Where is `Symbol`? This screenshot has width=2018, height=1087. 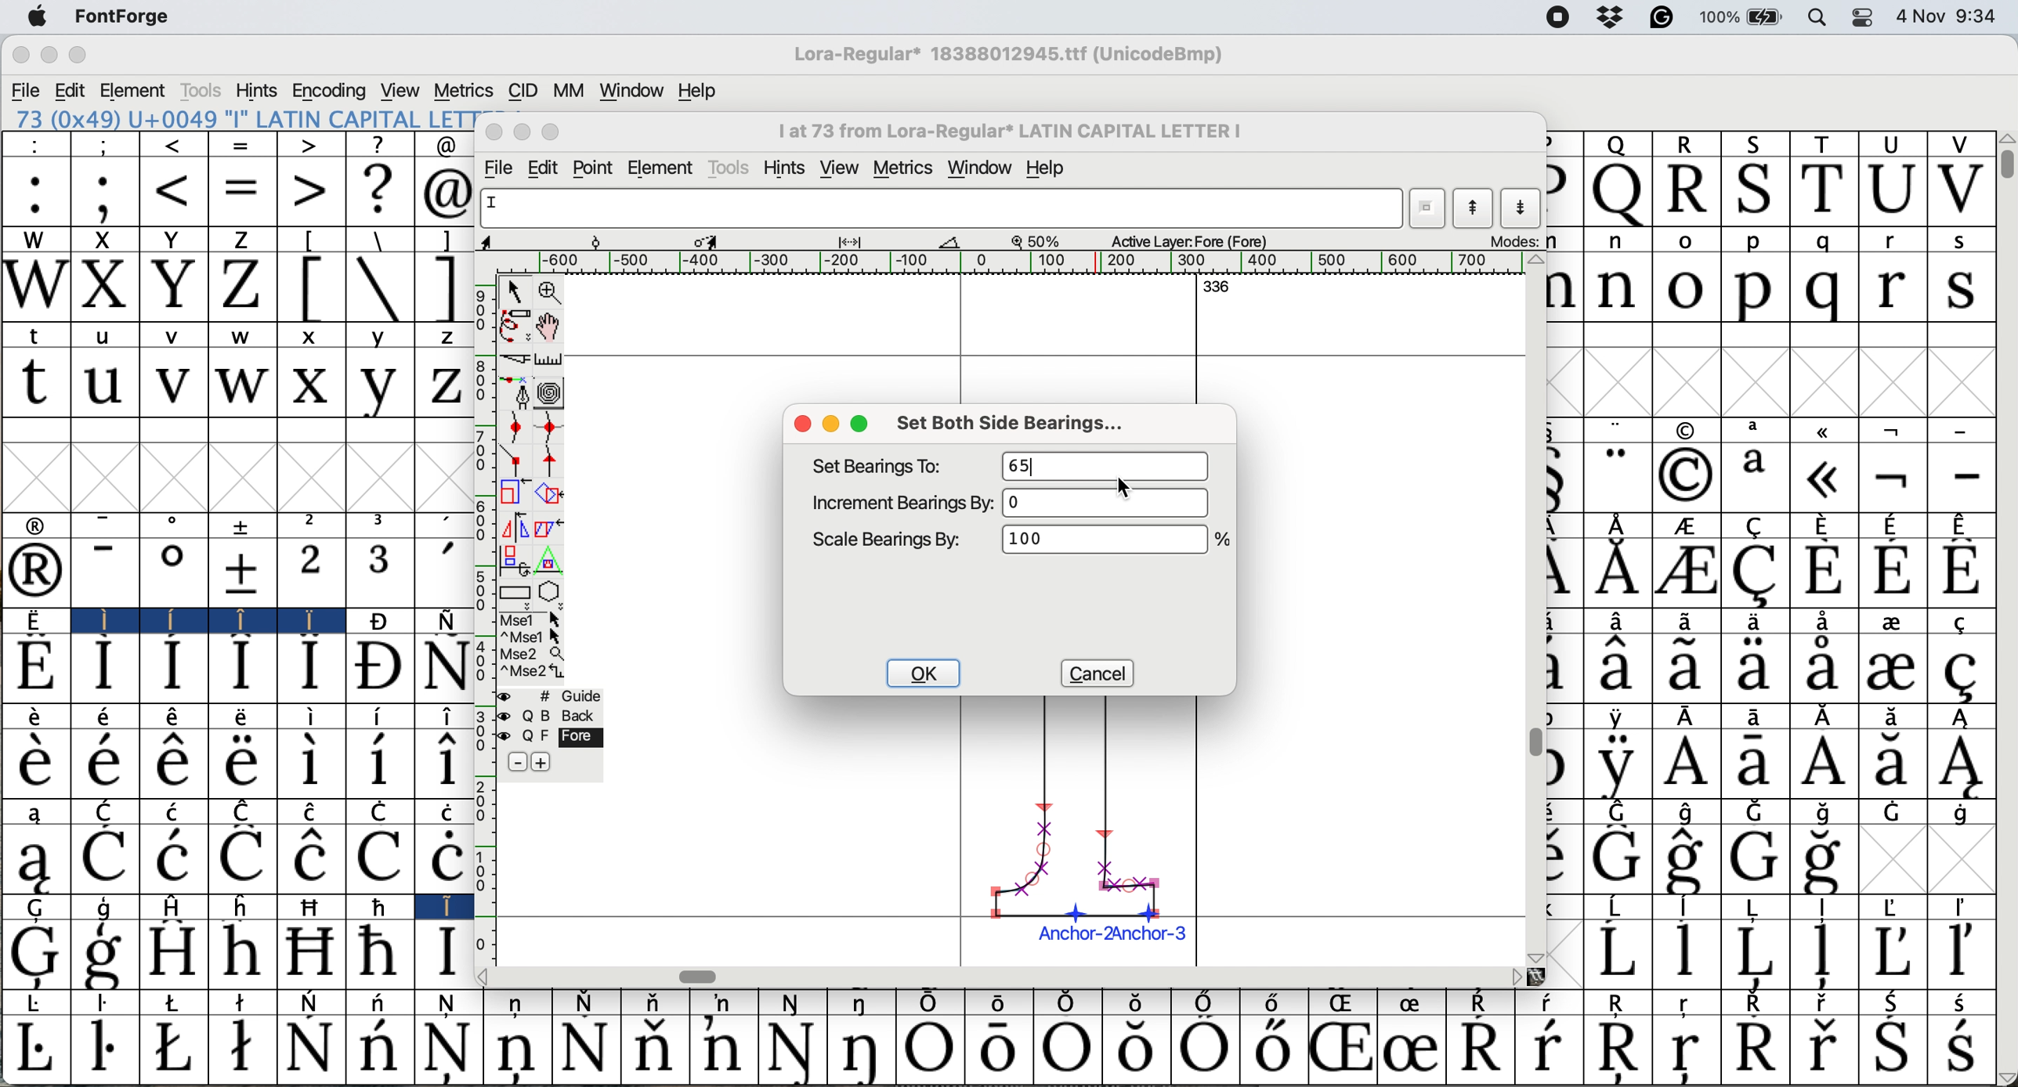 Symbol is located at coordinates (246, 810).